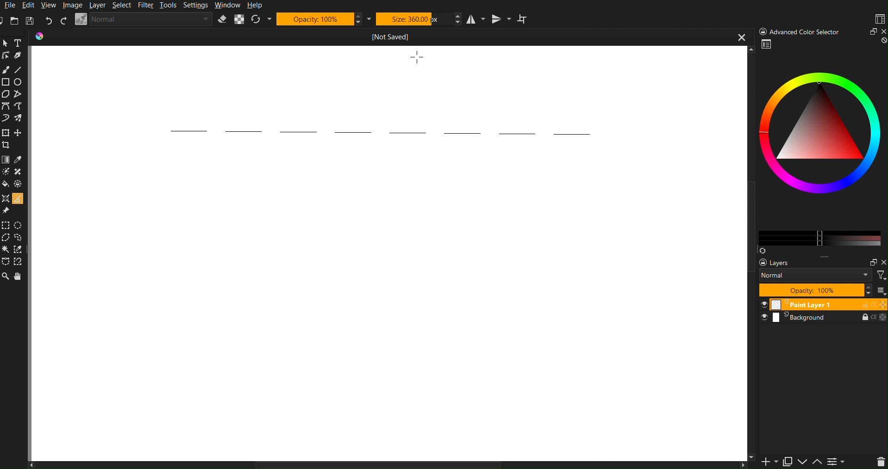  What do you see at coordinates (19, 68) in the screenshot?
I see `Line` at bounding box center [19, 68].